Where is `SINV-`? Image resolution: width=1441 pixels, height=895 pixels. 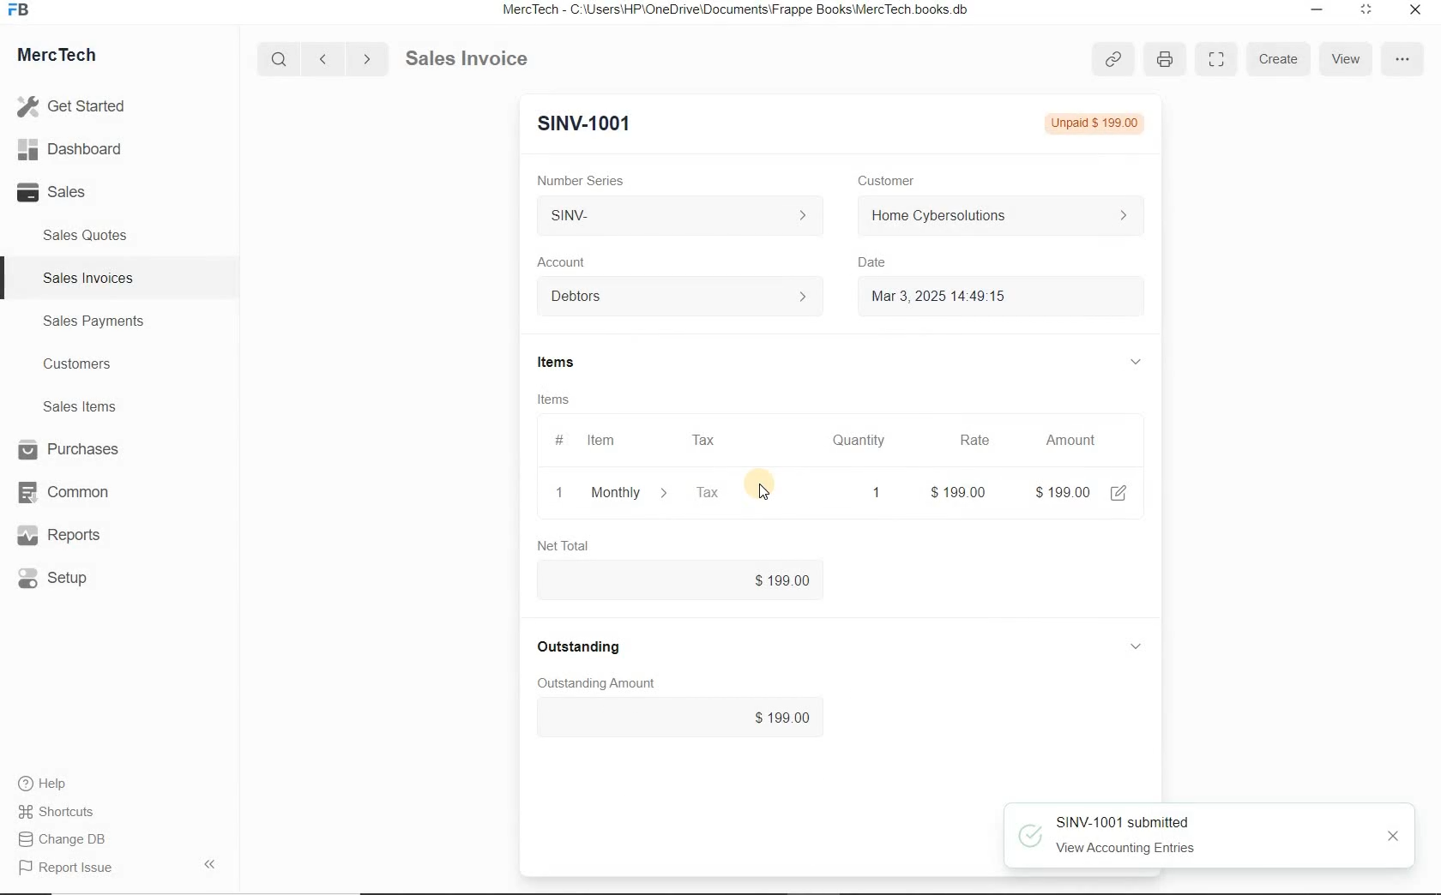
SINV- is located at coordinates (676, 216).